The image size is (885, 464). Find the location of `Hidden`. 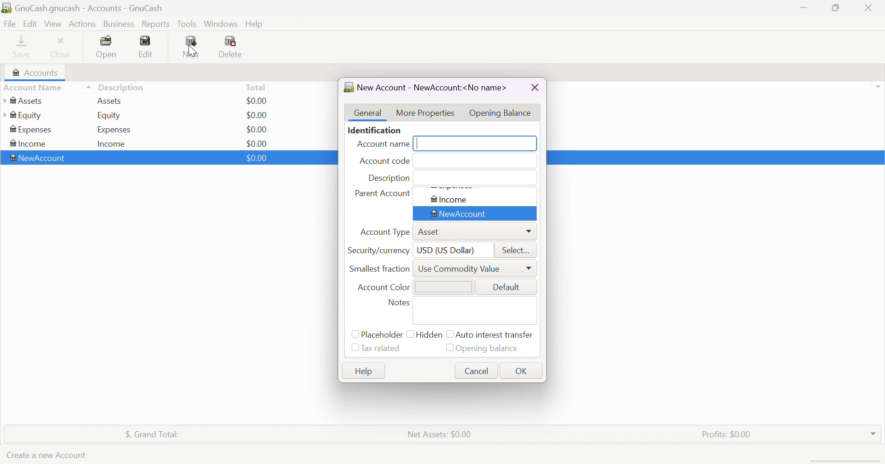

Hidden is located at coordinates (430, 334).